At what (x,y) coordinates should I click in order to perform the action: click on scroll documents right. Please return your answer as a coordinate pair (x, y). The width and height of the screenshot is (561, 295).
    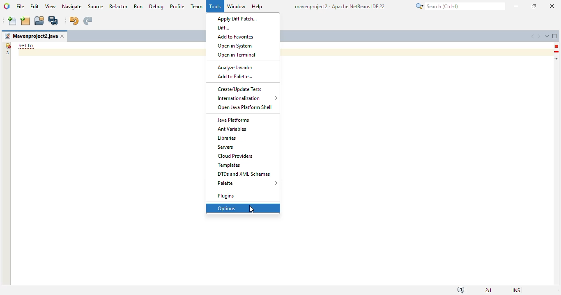
    Looking at the image, I should click on (538, 36).